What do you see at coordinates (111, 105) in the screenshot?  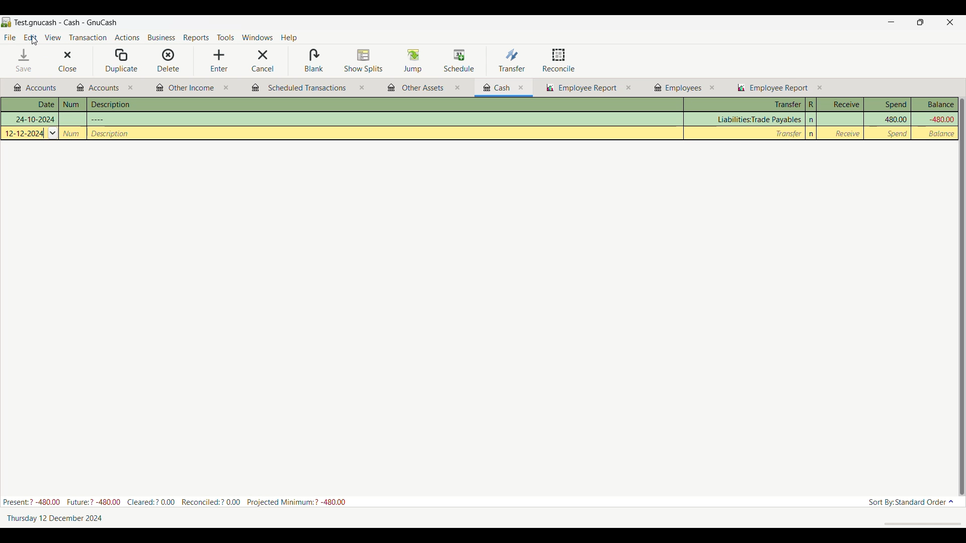 I see `Description column` at bounding box center [111, 105].